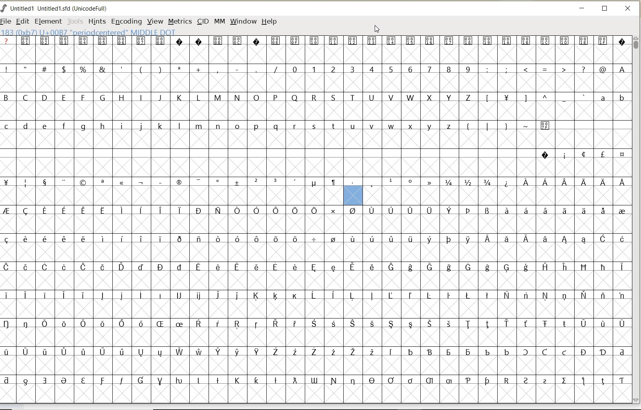 The height and width of the screenshot is (410, 641). What do you see at coordinates (203, 22) in the screenshot?
I see `CID` at bounding box center [203, 22].